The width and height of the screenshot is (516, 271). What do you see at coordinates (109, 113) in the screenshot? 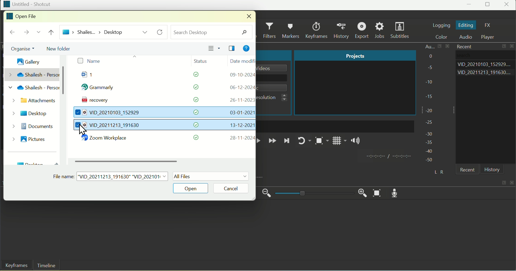
I see `Video Files` at bounding box center [109, 113].